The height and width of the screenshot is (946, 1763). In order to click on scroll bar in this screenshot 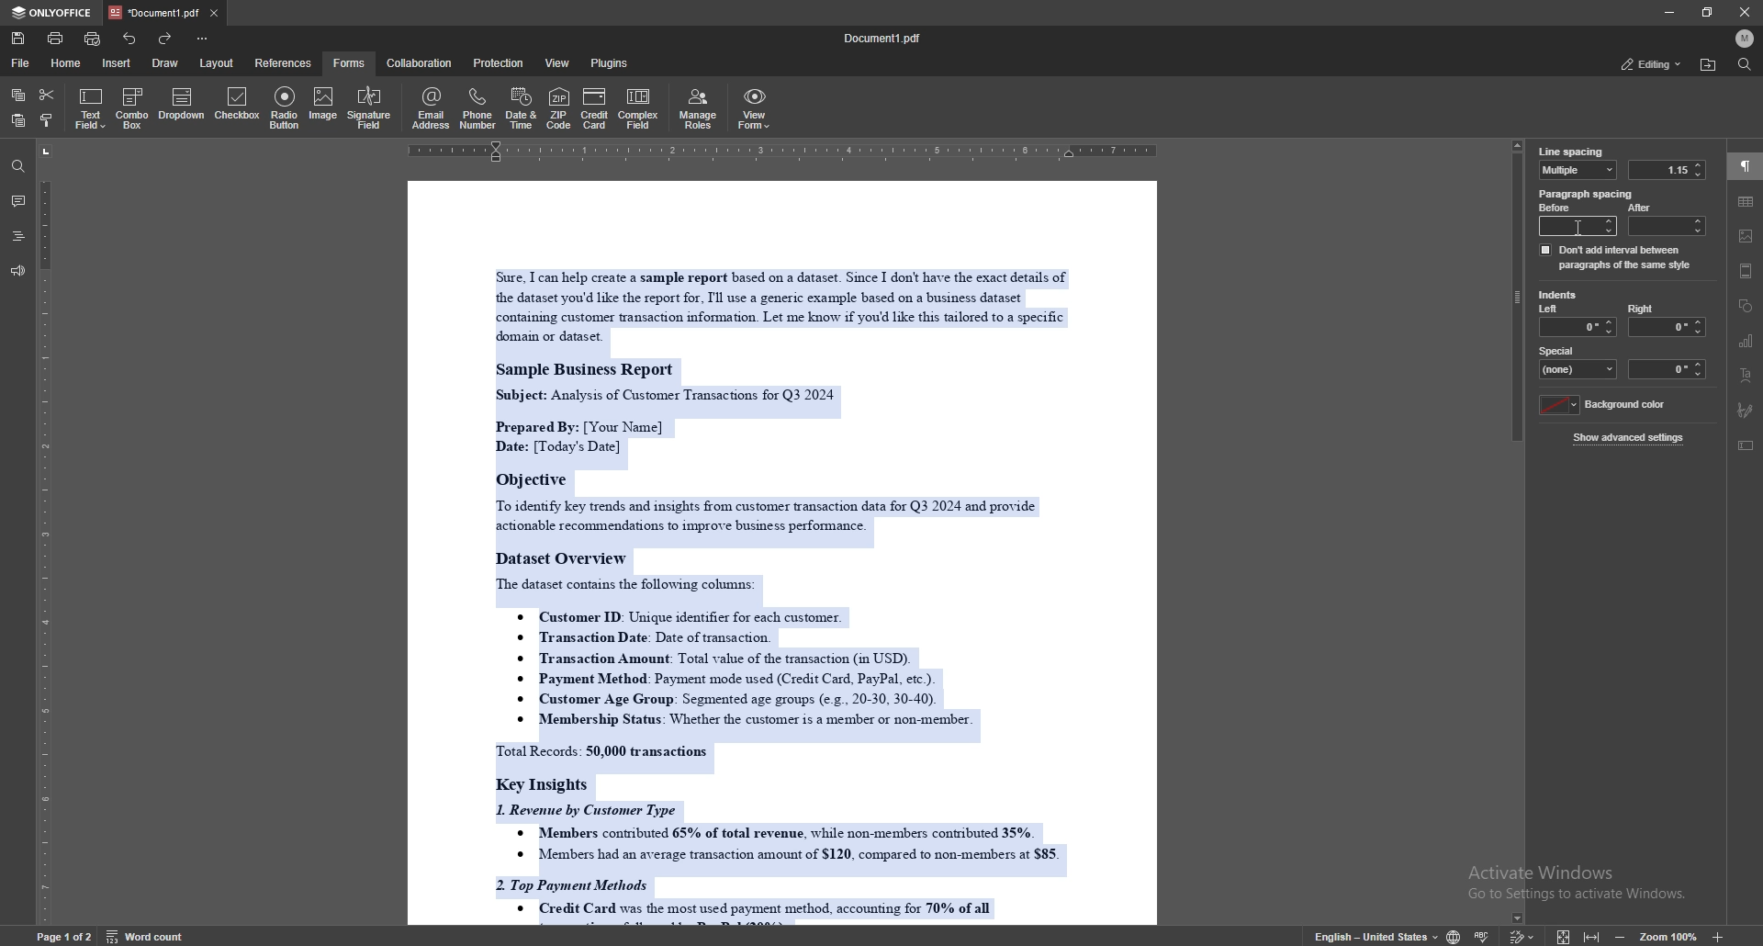, I will do `click(1518, 535)`.